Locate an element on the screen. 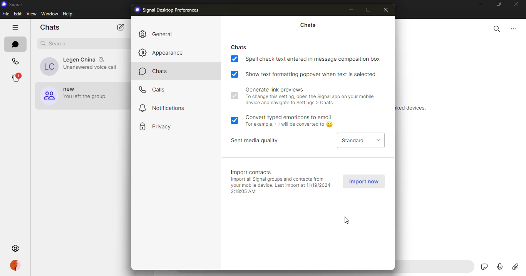 The height and width of the screenshot is (276, 526). convert to emoji is located at coordinates (291, 118).